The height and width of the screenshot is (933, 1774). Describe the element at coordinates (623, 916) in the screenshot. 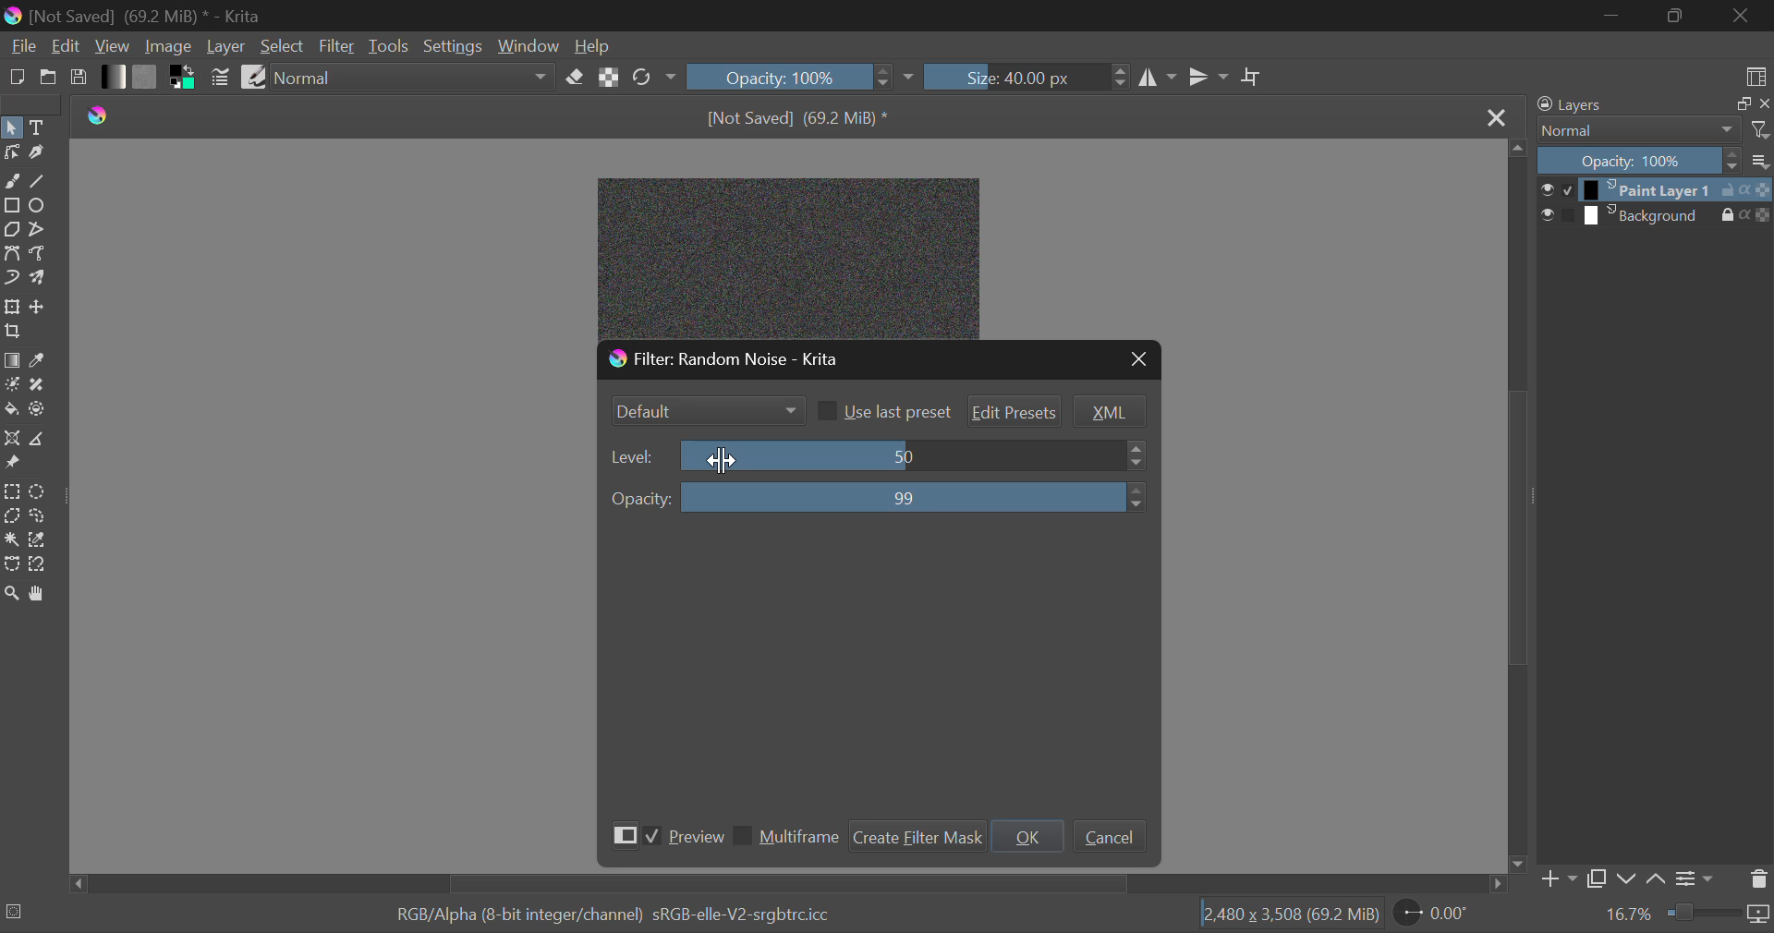

I see `rgb/alpha (8-bit integer/channel) srgb-elle-v2-srgbtrc.icc` at that location.